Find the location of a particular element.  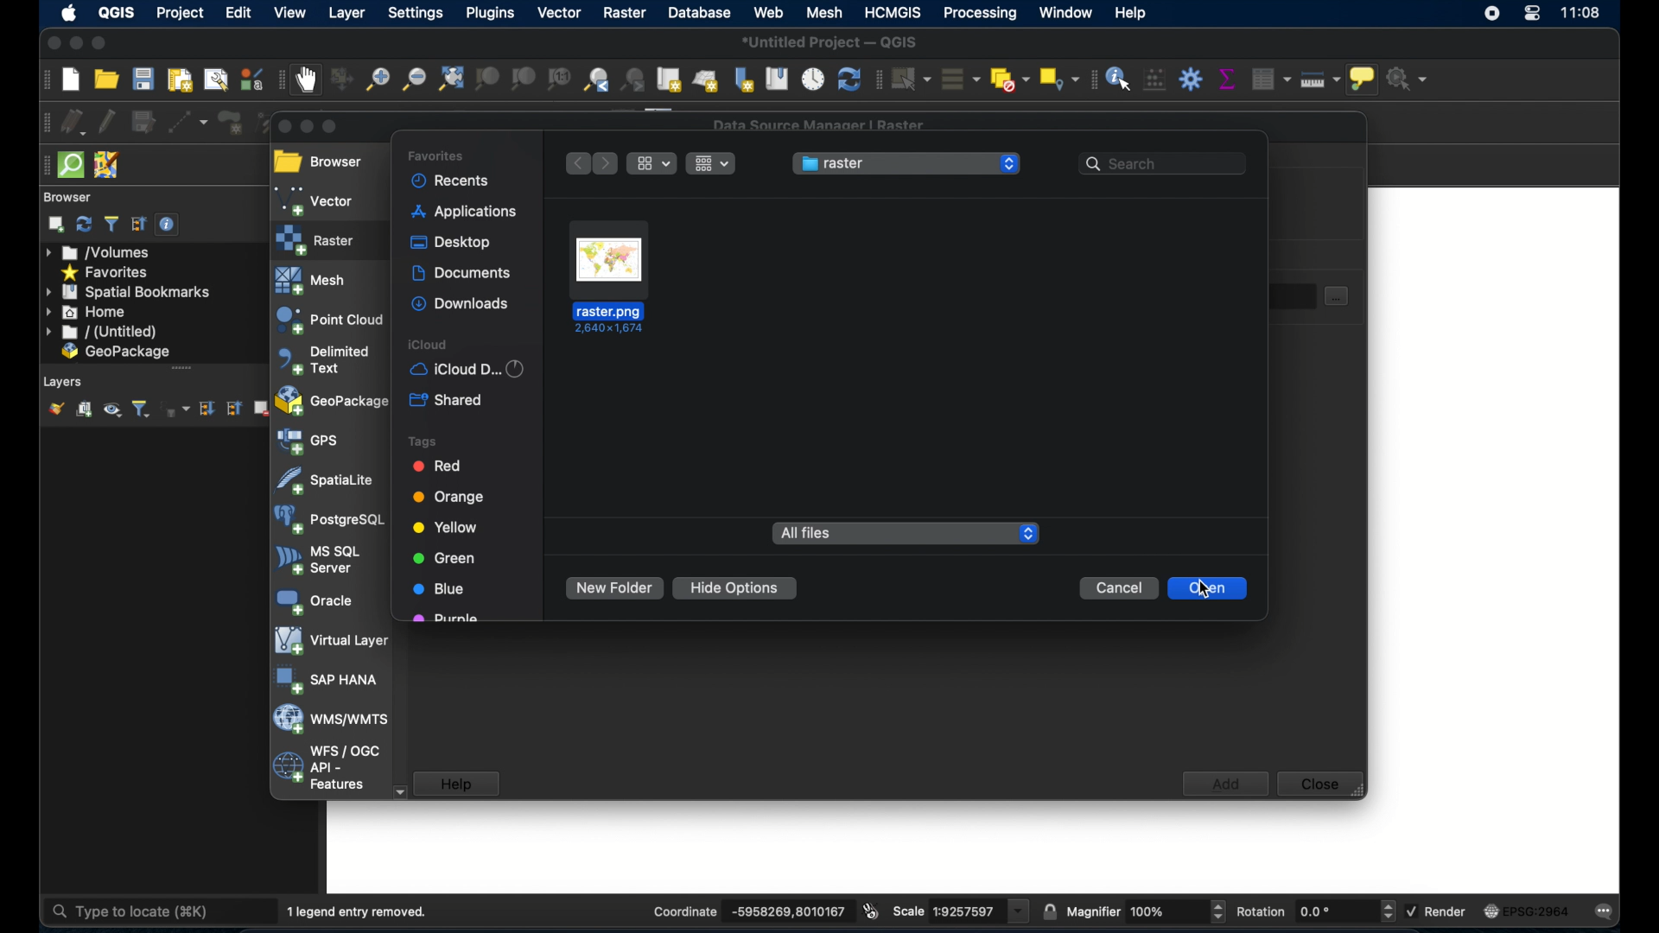

minimize is located at coordinates (304, 124).